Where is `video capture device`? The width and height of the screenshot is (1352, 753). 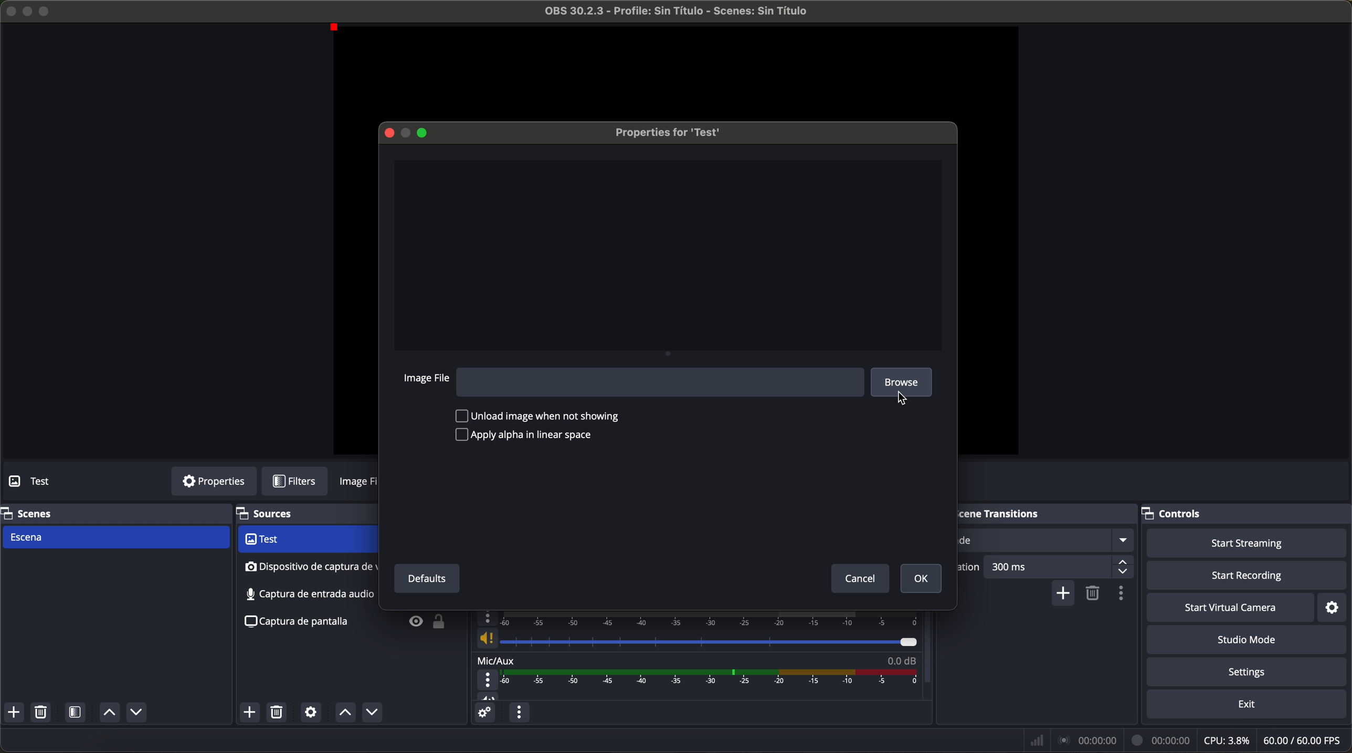 video capture device is located at coordinates (306, 540).